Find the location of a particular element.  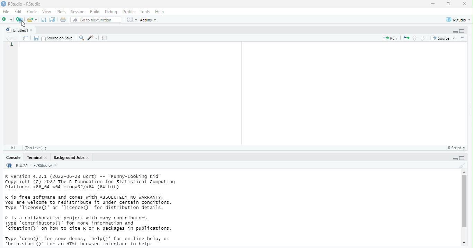

go forward to next source location is located at coordinates (16, 38).